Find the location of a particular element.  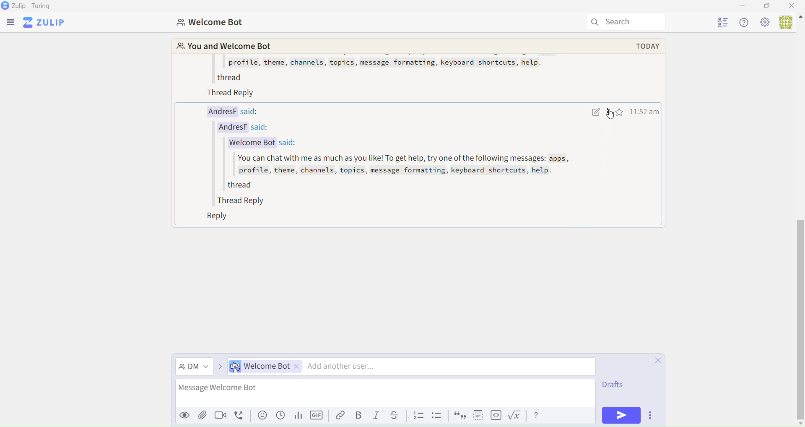

Close is located at coordinates (792, 6).